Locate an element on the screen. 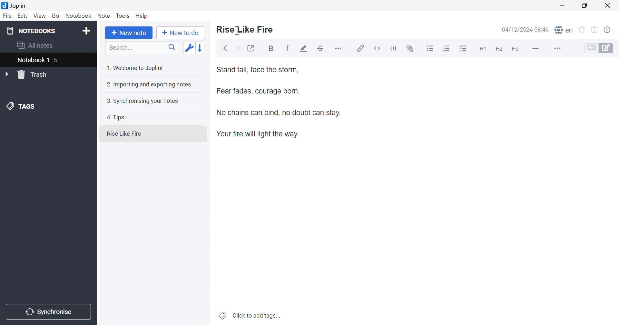 This screenshot has height=325, width=619. Edit is located at coordinates (24, 17).